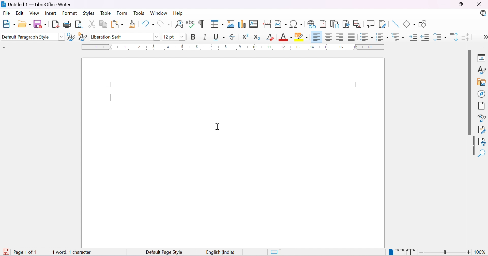 This screenshot has width=488, height=256. What do you see at coordinates (70, 13) in the screenshot?
I see `Format` at bounding box center [70, 13].